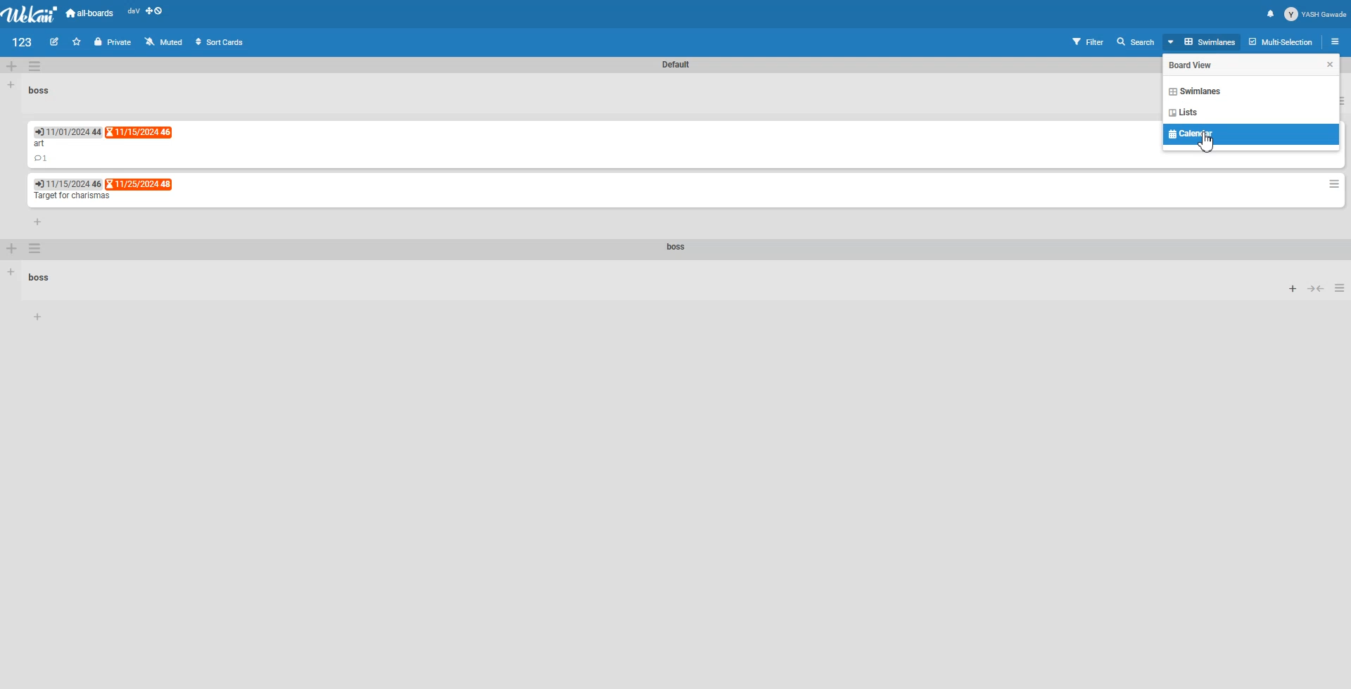  Describe the element at coordinates (1086, 41) in the screenshot. I see `Filter` at that location.